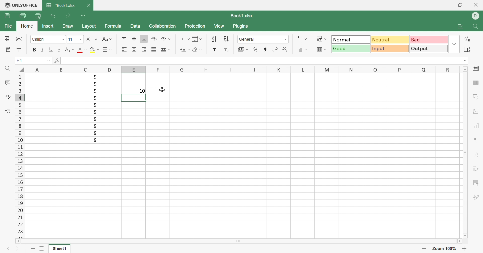  Describe the element at coordinates (70, 38) in the screenshot. I see `11` at that location.